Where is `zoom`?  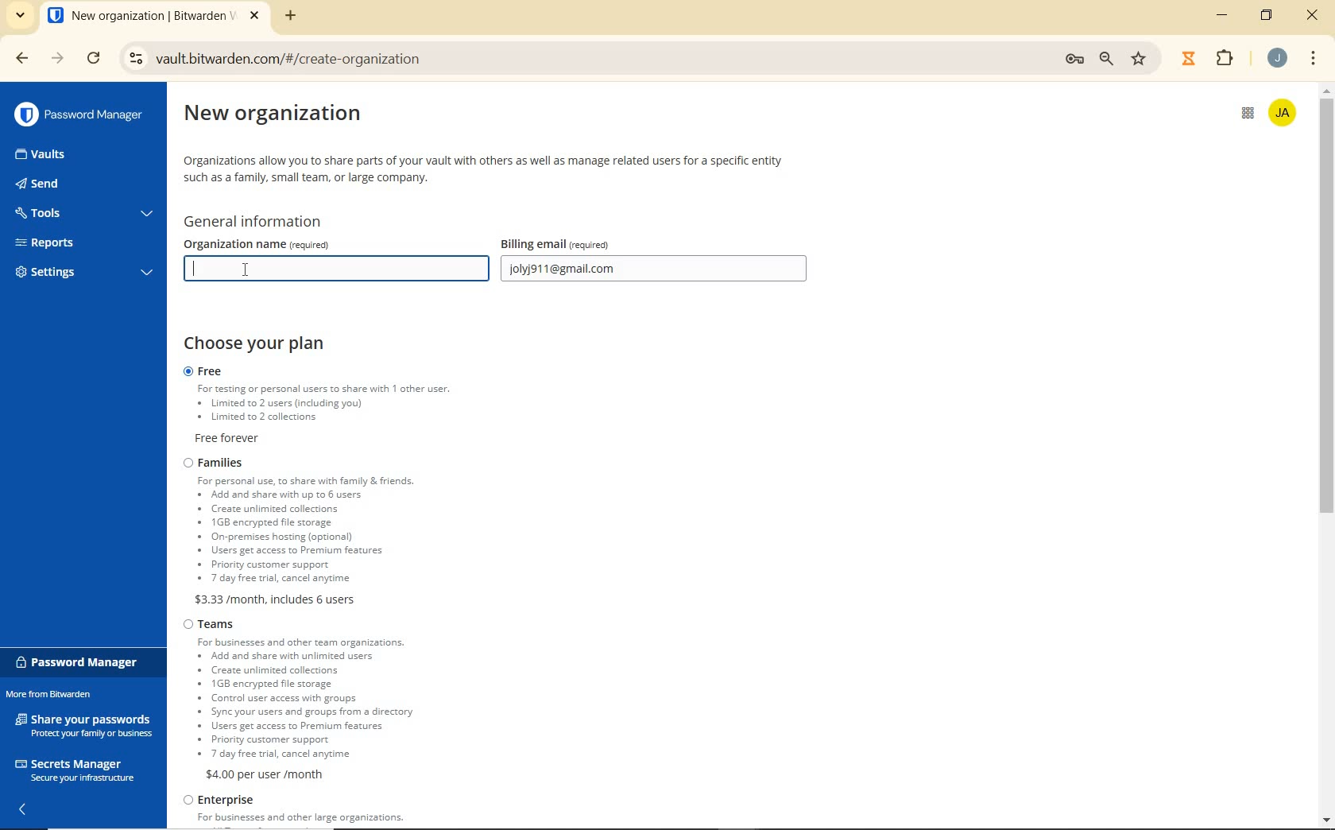
zoom is located at coordinates (1109, 59).